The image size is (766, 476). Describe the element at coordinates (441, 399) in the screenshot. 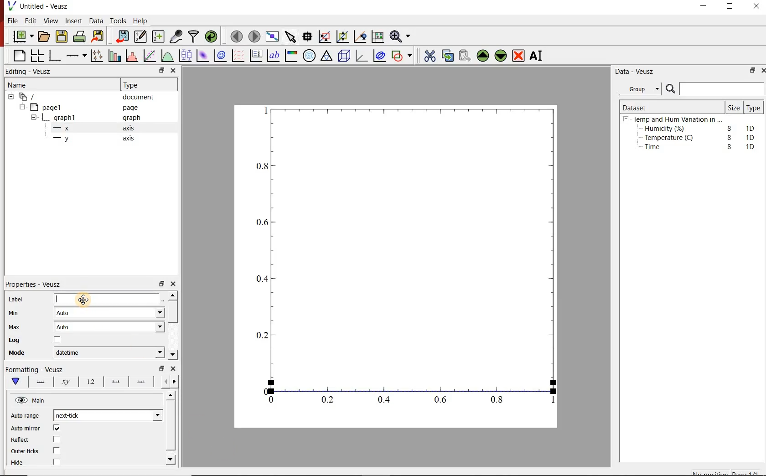

I see `0.6` at that location.